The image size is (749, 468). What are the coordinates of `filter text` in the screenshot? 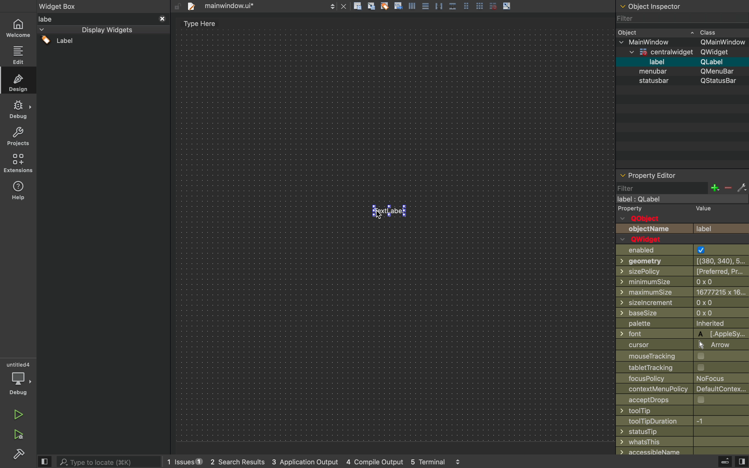 It's located at (104, 19).